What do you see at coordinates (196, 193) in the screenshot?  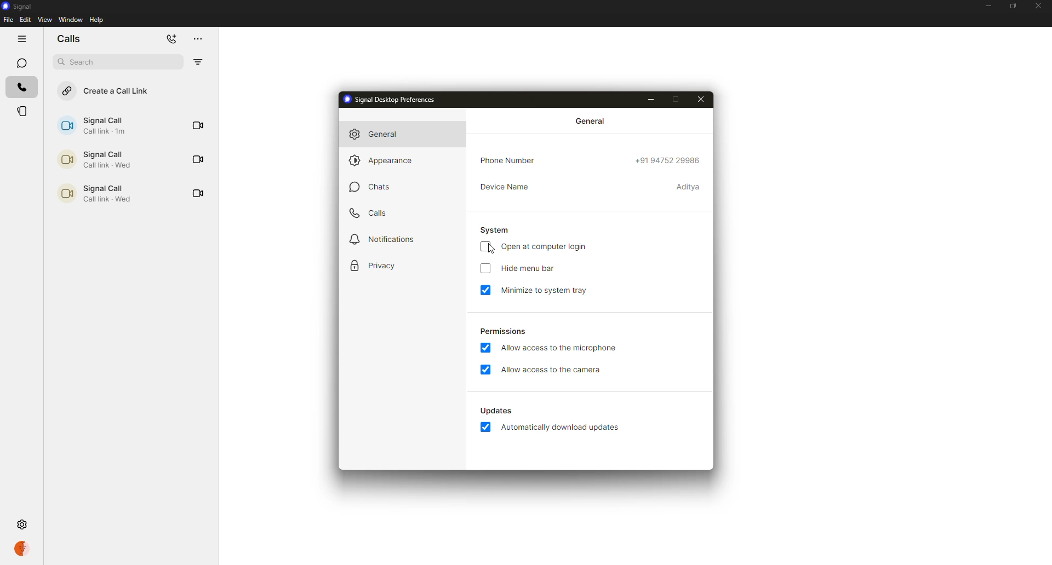 I see `video` at bounding box center [196, 193].